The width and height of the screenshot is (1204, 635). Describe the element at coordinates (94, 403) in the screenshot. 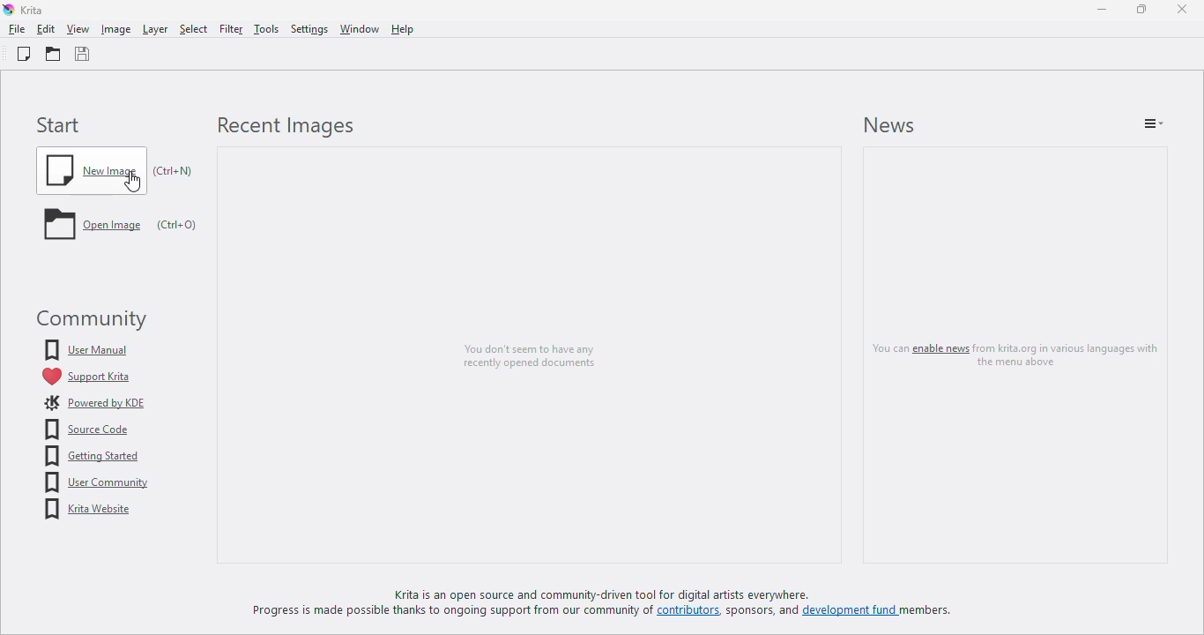

I see `powered by KDE` at that location.